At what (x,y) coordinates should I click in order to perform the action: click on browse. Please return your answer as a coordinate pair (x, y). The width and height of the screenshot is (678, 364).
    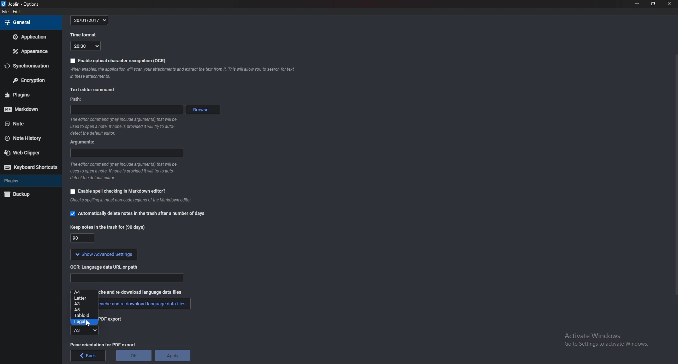
    Looking at the image, I should click on (203, 109).